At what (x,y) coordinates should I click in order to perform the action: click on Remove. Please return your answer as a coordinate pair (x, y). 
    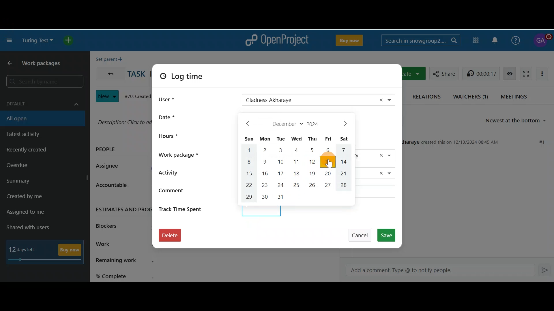
    Looking at the image, I should click on (381, 100).